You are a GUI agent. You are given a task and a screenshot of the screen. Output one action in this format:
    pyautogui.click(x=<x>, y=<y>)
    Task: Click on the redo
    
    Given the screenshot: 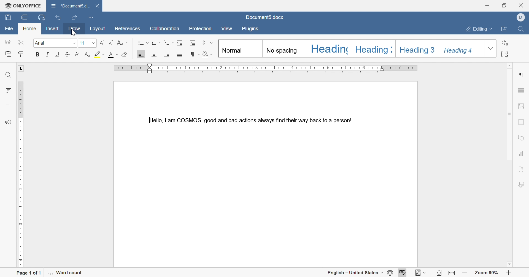 What is the action you would take?
    pyautogui.click(x=74, y=16)
    